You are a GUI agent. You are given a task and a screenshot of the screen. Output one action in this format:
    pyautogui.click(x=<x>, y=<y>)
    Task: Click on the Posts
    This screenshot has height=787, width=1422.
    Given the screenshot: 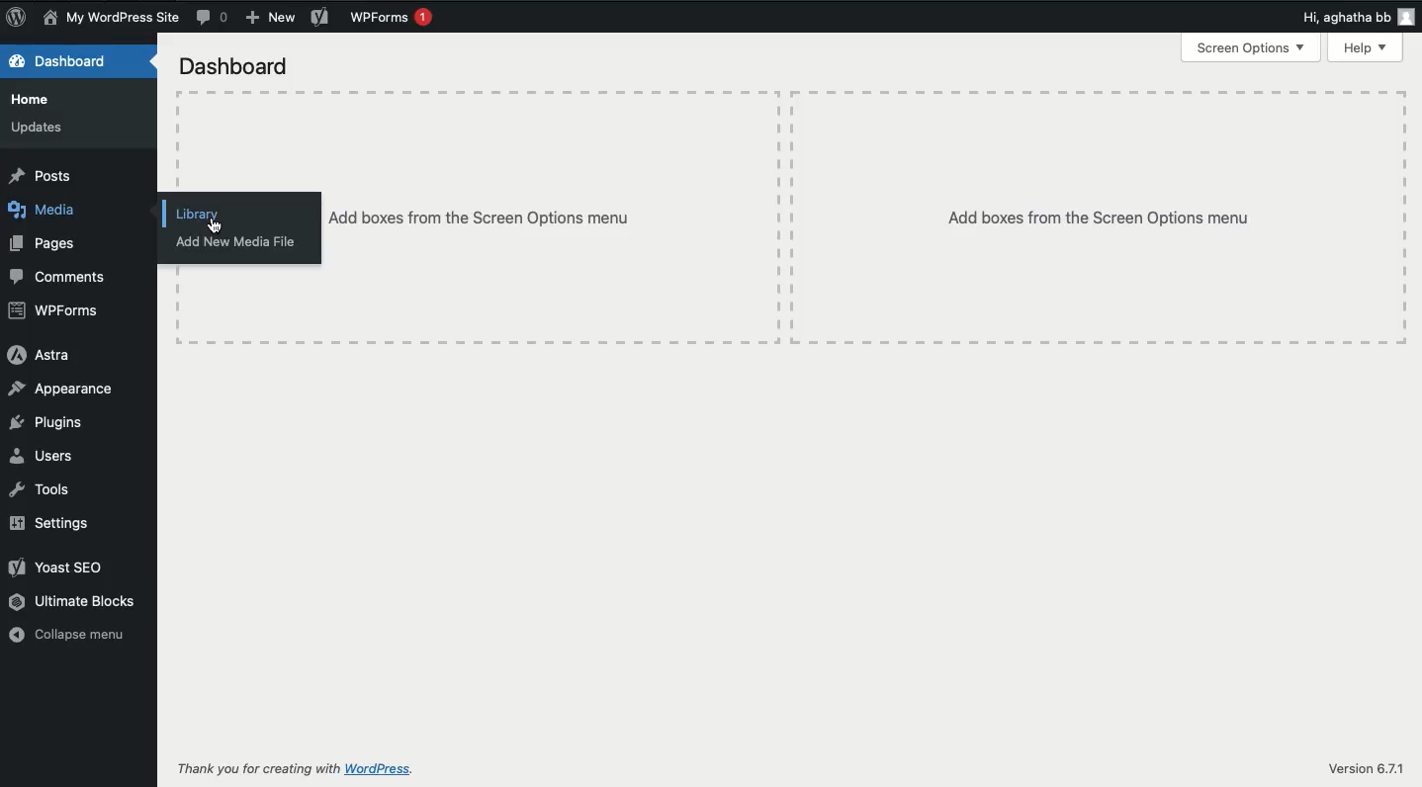 What is the action you would take?
    pyautogui.click(x=42, y=174)
    